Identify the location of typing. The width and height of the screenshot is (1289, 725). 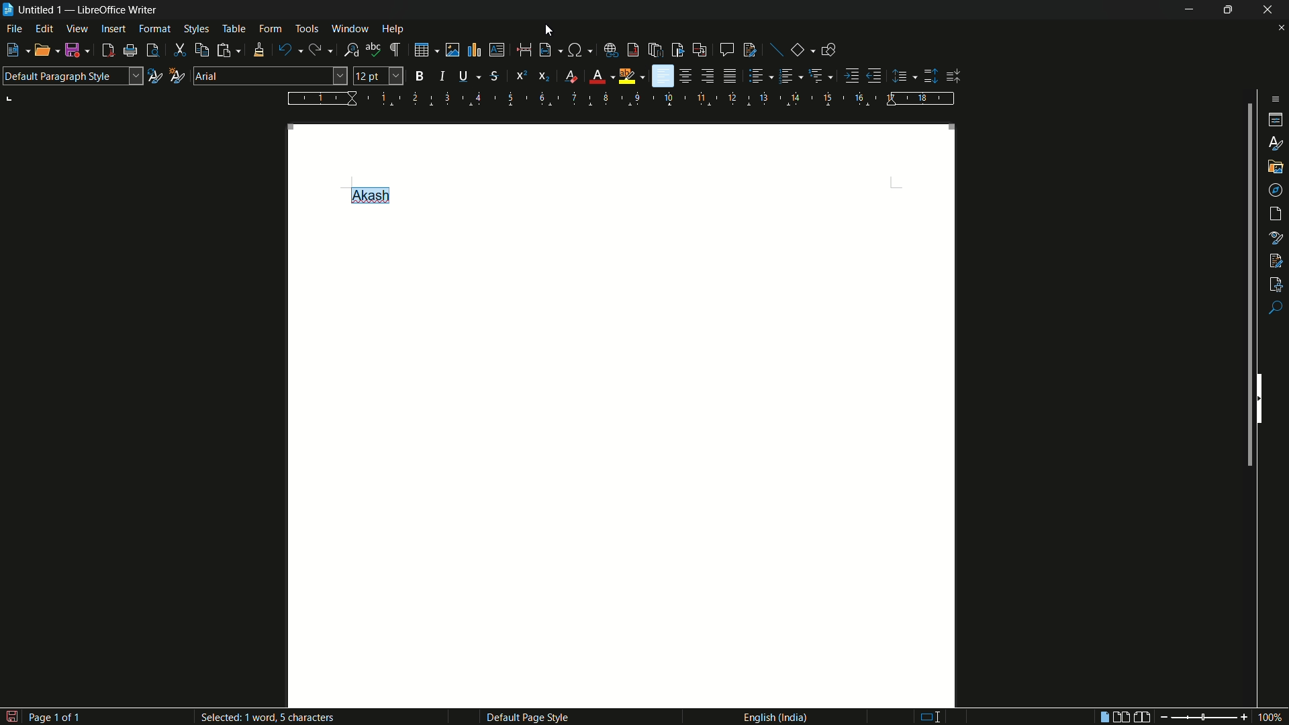
(938, 716).